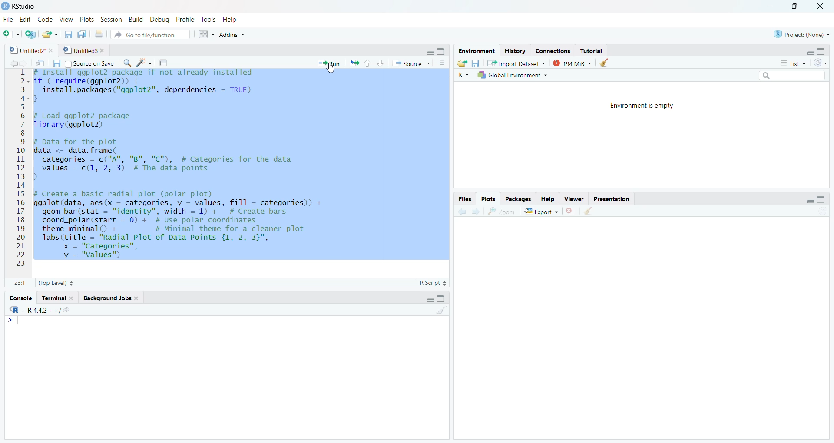 The height and width of the screenshot is (443, 834). I want to click on move back, so click(12, 63).